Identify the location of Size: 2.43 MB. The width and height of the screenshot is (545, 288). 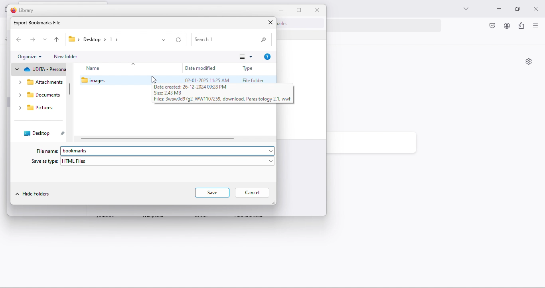
(172, 93).